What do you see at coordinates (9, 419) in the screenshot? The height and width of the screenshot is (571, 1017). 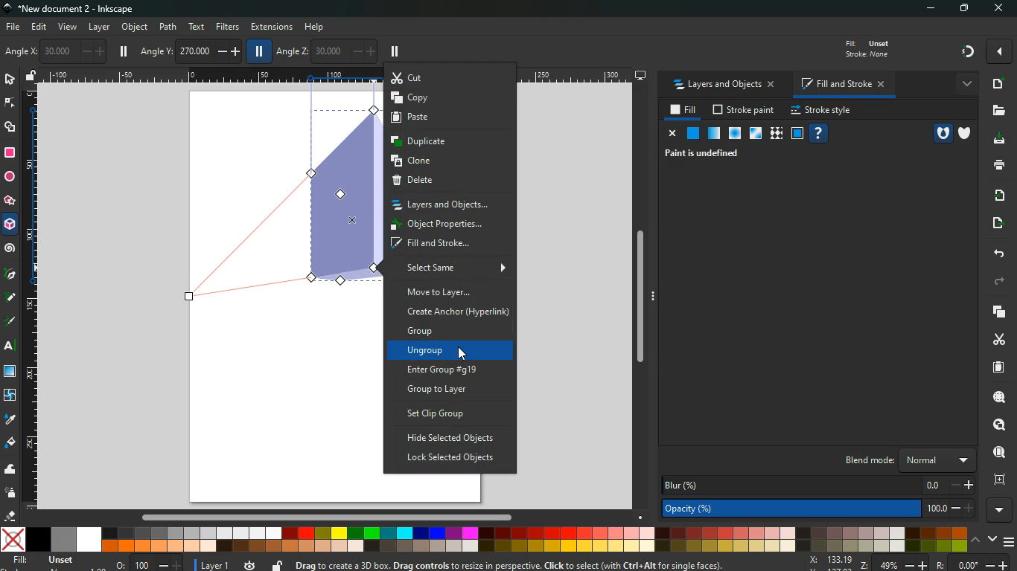 I see `drop` at bounding box center [9, 419].